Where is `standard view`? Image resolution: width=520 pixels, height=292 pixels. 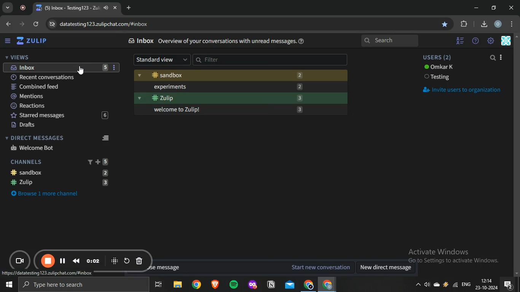
standard view is located at coordinates (162, 60).